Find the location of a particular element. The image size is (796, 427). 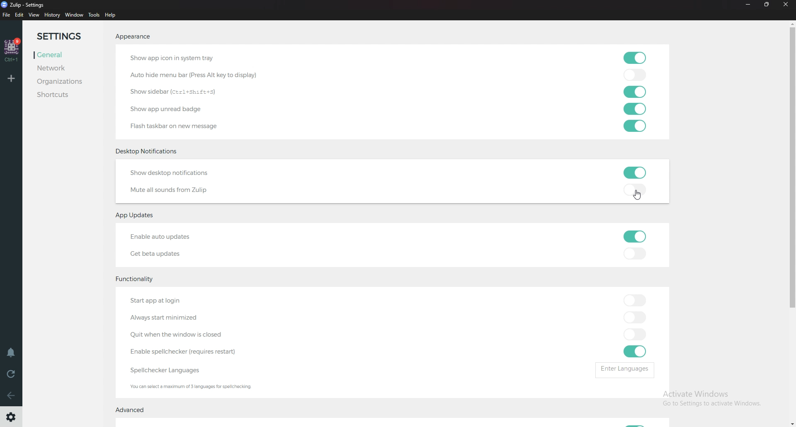

enable Spell Checker is located at coordinates (188, 352).